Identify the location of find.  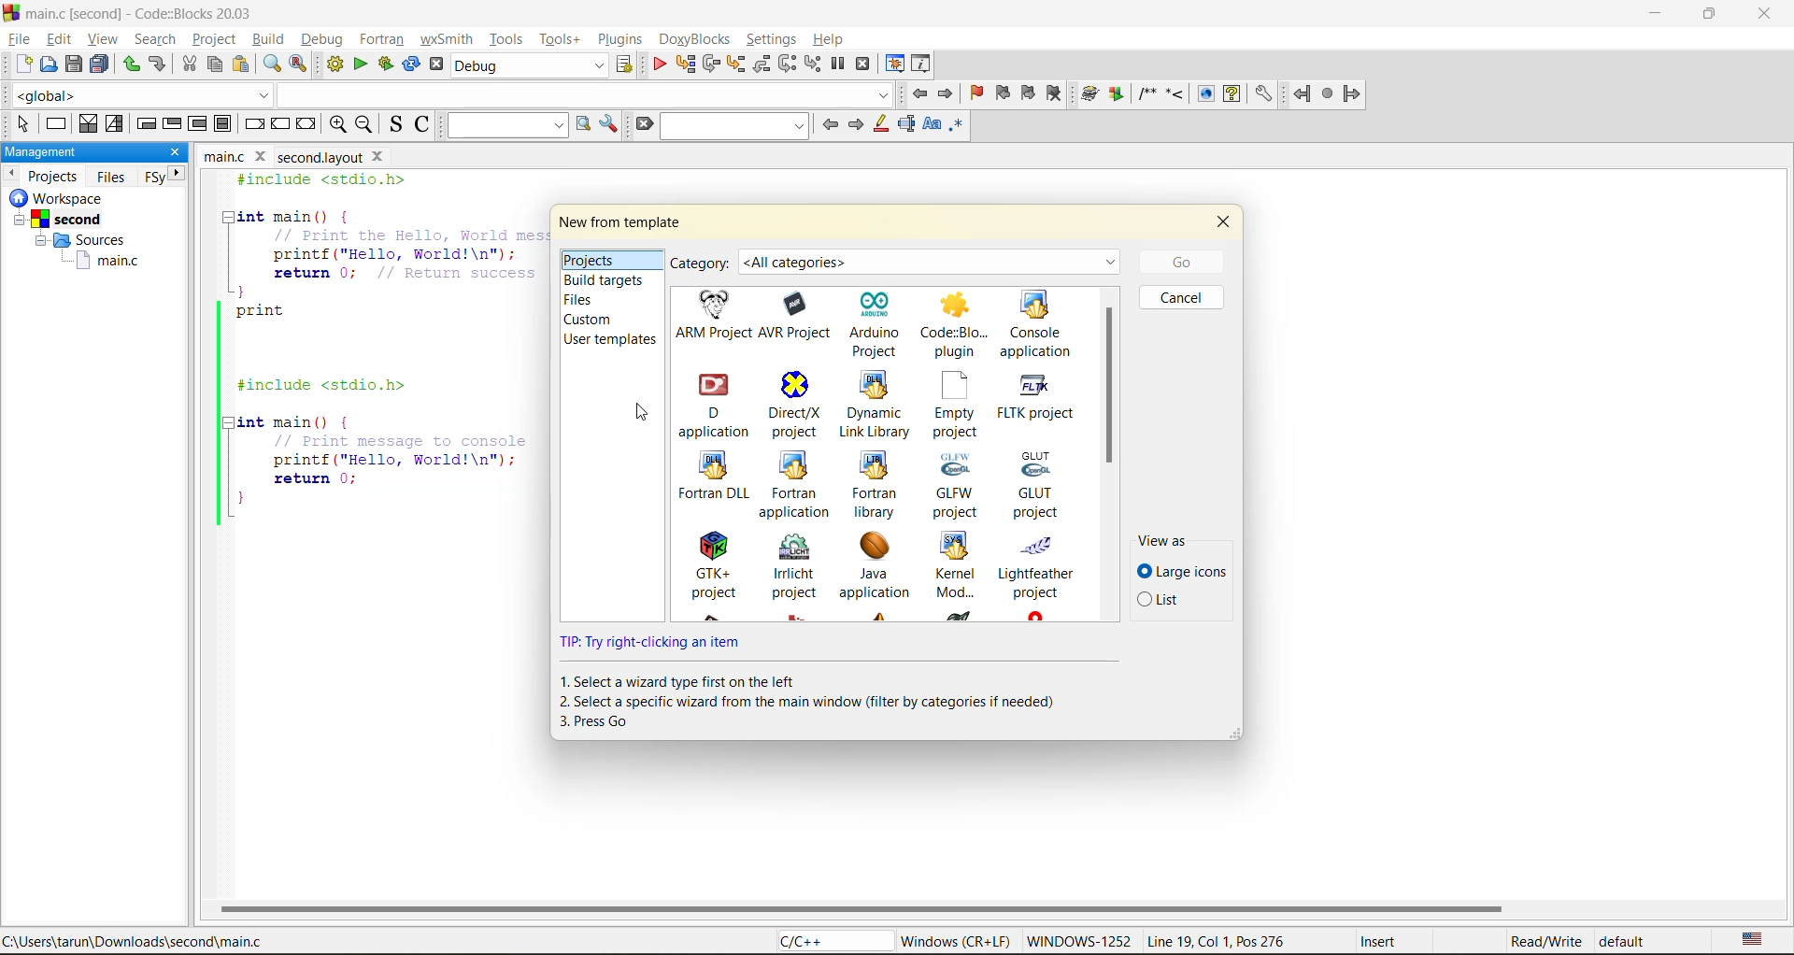
(274, 64).